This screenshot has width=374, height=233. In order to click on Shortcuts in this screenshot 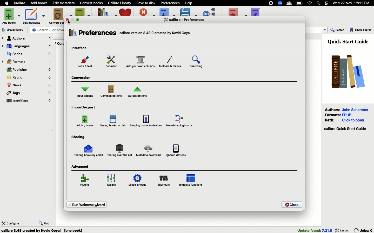, I will do `click(164, 180)`.